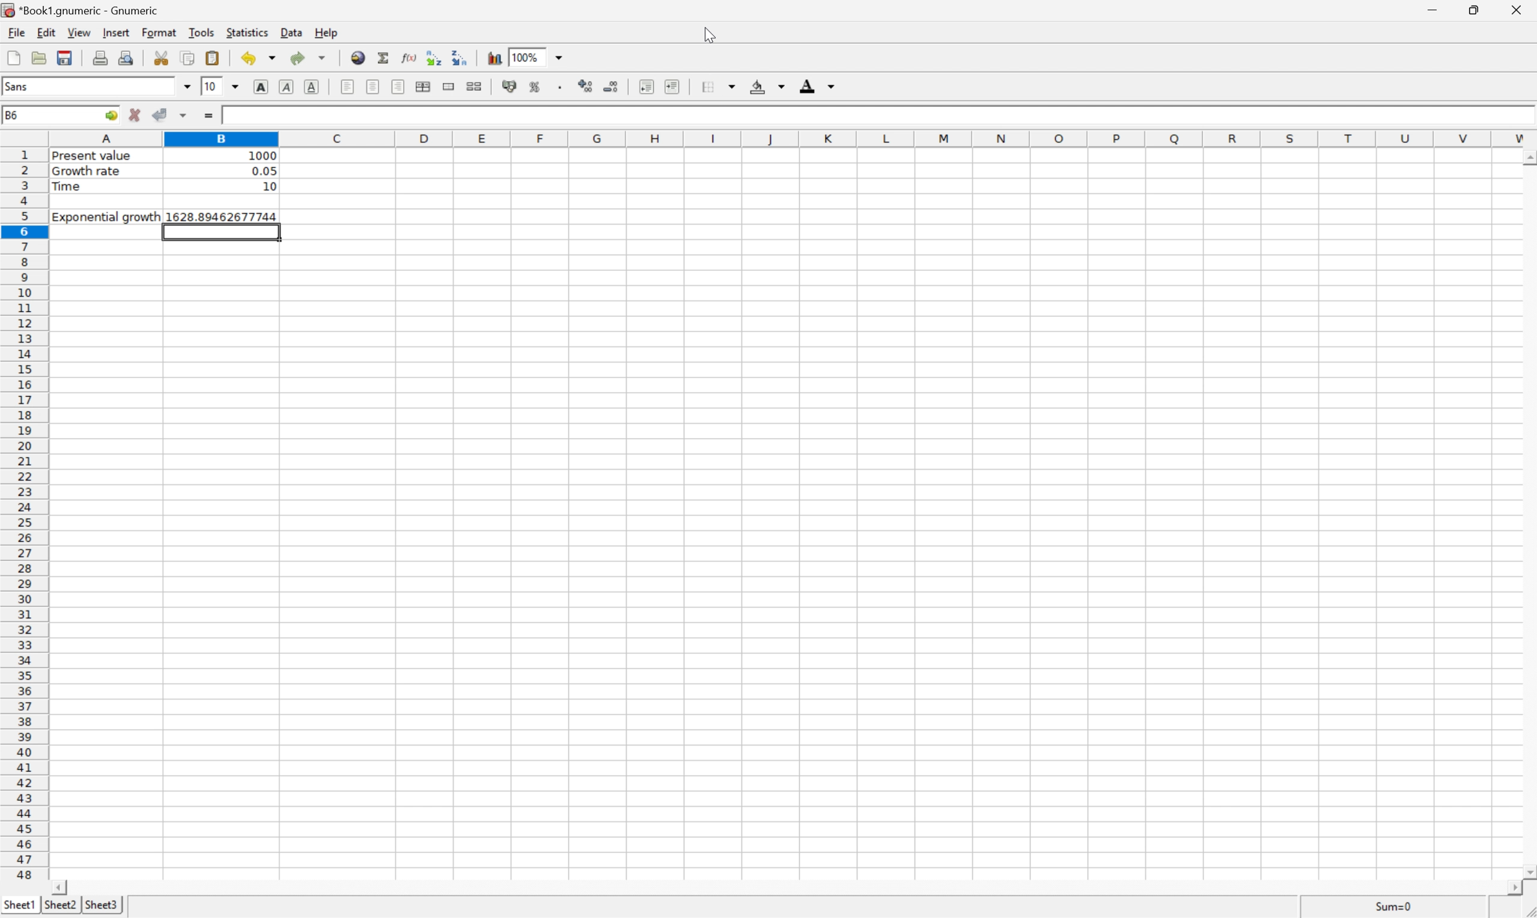  What do you see at coordinates (563, 58) in the screenshot?
I see `Drop Down` at bounding box center [563, 58].